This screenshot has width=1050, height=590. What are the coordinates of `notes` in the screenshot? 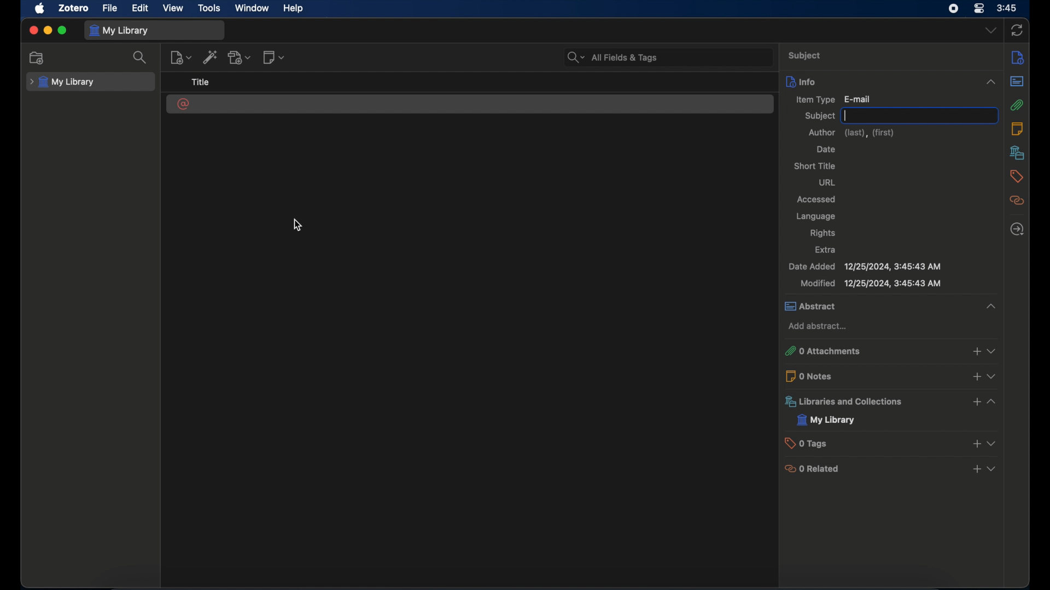 It's located at (1017, 129).